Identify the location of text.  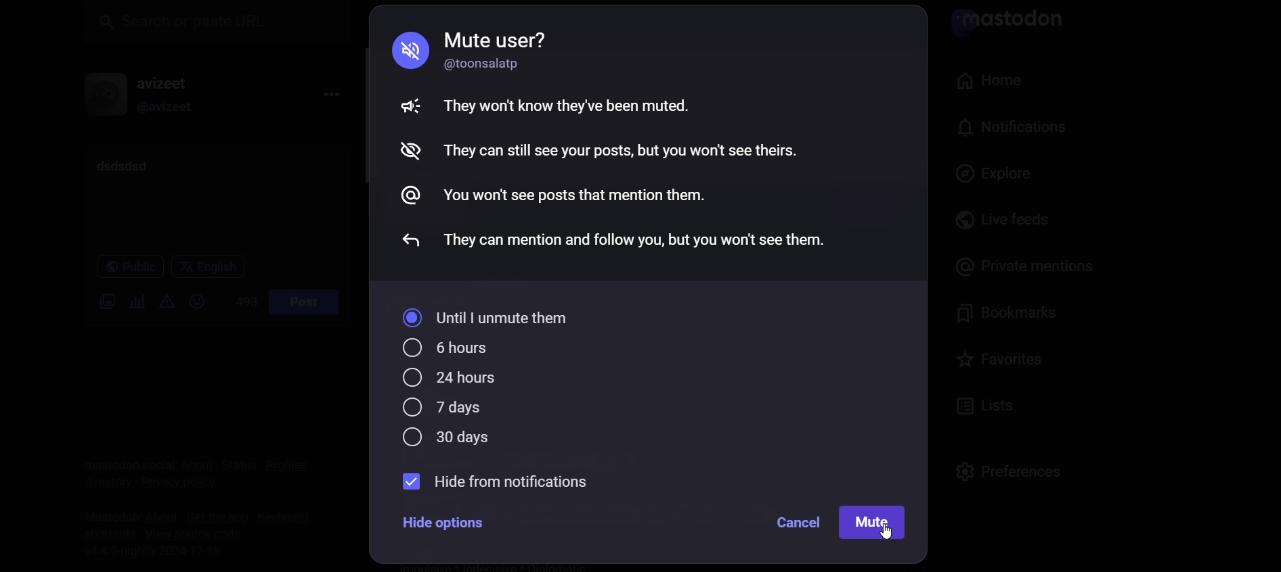
(528, 37).